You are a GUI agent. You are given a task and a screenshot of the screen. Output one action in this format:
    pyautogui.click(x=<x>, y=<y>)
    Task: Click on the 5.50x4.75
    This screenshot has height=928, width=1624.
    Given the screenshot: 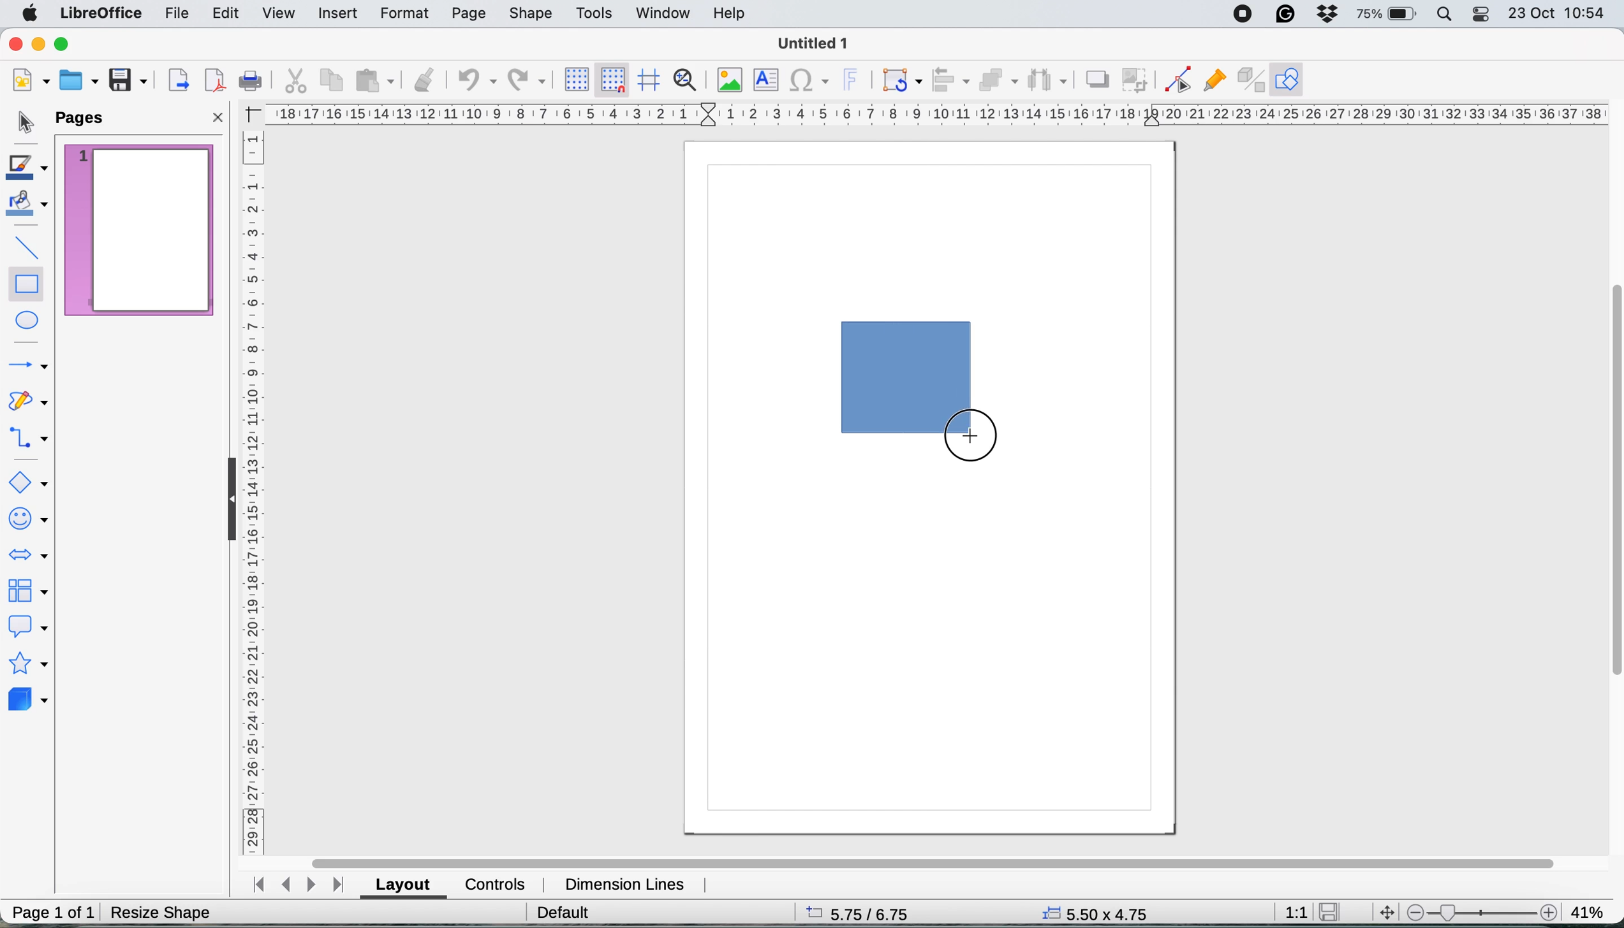 What is the action you would take?
    pyautogui.click(x=1096, y=911)
    